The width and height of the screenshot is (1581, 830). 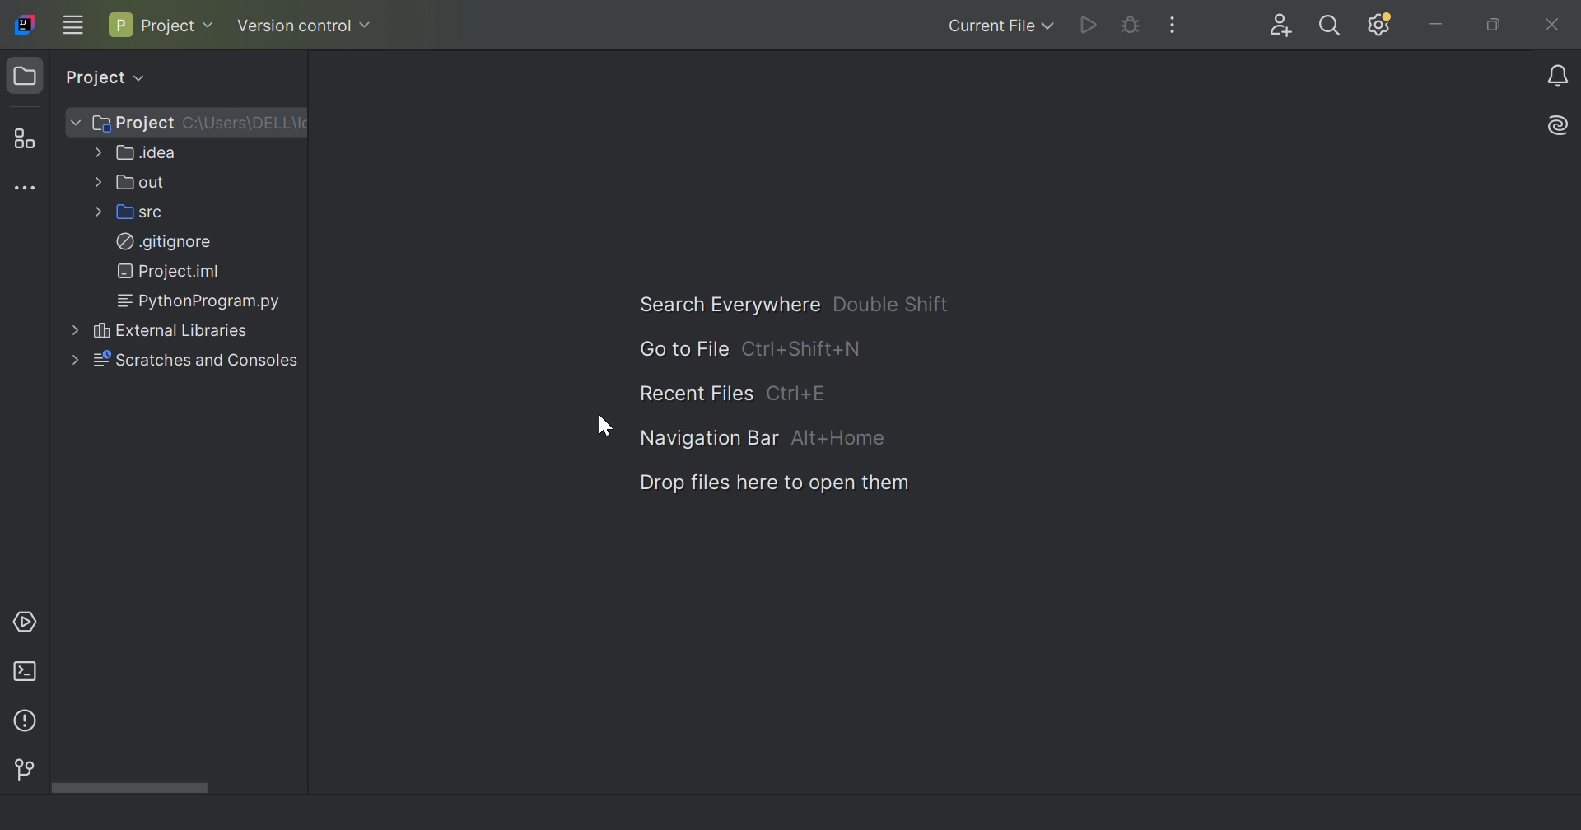 What do you see at coordinates (103, 74) in the screenshot?
I see `Project` at bounding box center [103, 74].